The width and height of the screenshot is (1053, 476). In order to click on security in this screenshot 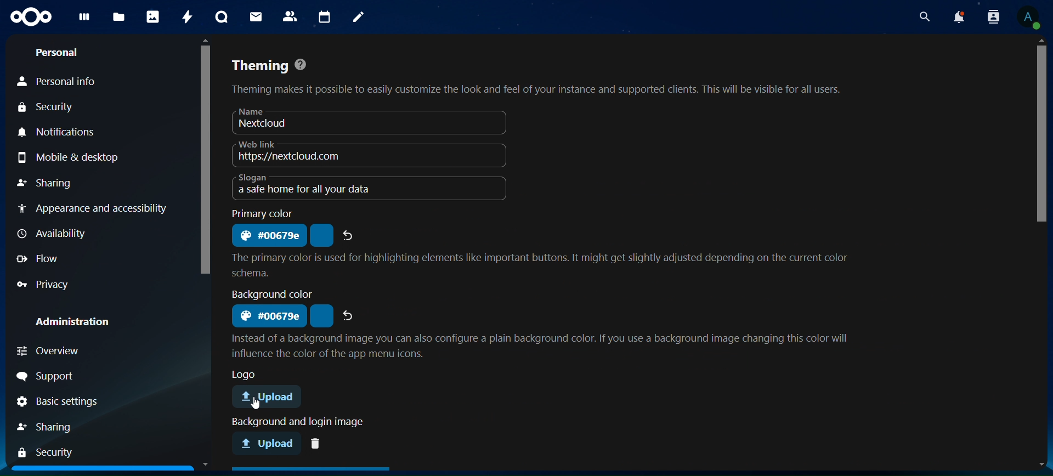, I will do `click(50, 452)`.